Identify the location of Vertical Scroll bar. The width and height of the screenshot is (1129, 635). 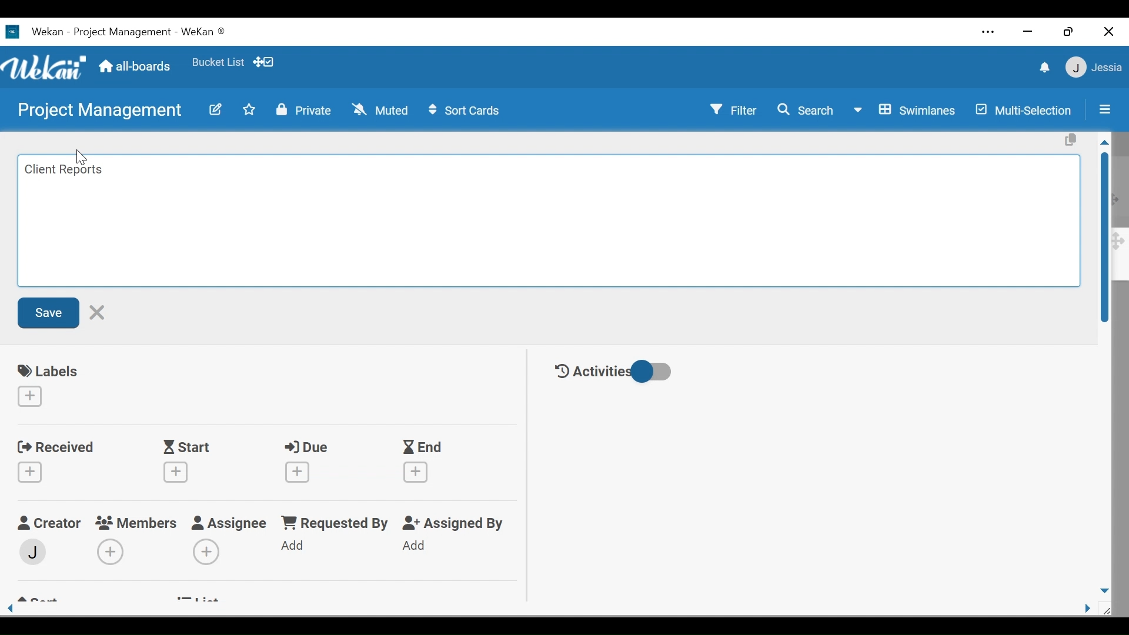
(1105, 252).